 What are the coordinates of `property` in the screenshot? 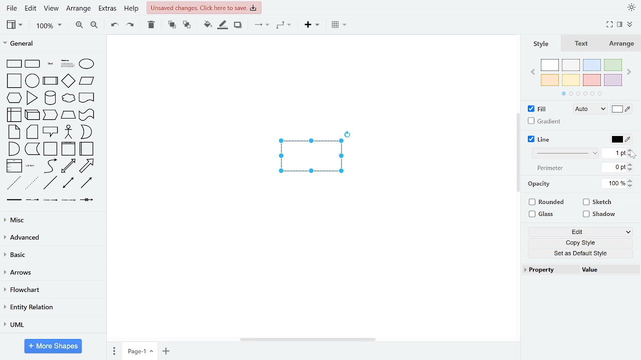 It's located at (552, 270).